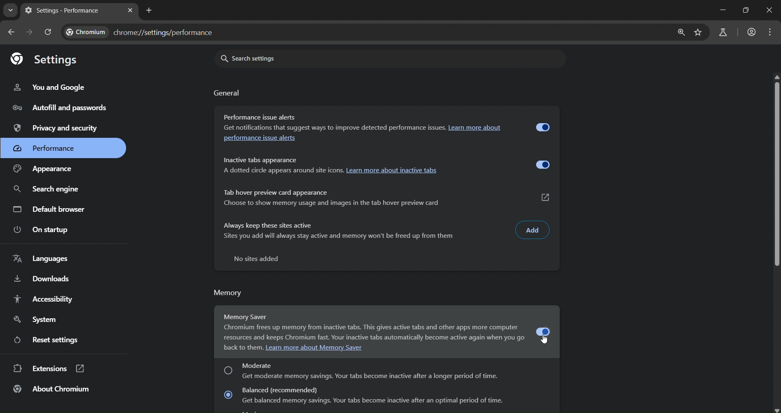  I want to click on cursor, so click(544, 341).